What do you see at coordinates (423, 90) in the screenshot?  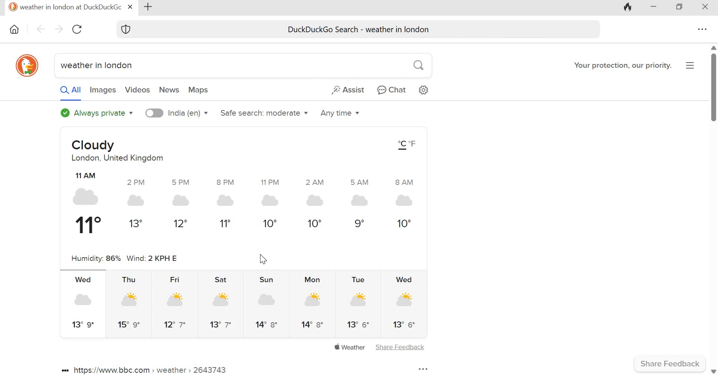 I see `Change search settings` at bounding box center [423, 90].